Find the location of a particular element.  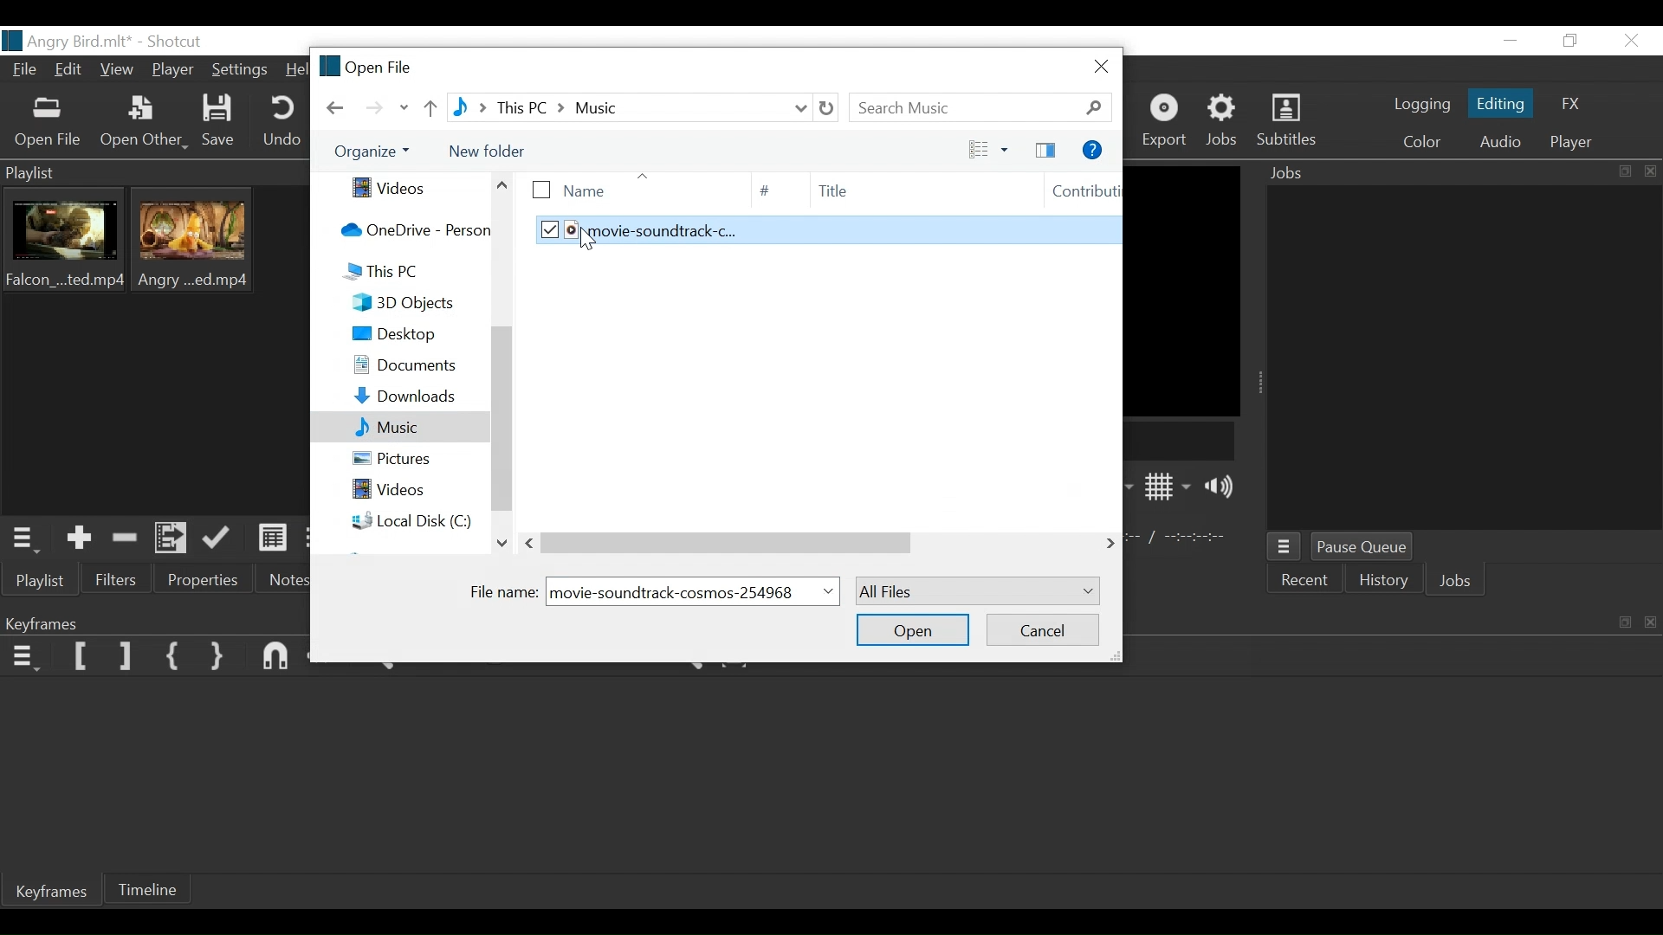

Settings is located at coordinates (242, 71).